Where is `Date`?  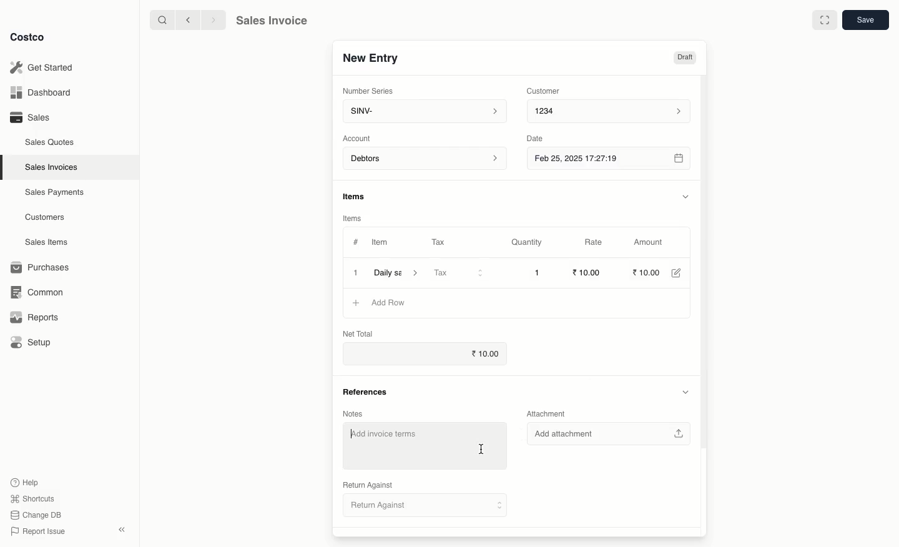 Date is located at coordinates (541, 140).